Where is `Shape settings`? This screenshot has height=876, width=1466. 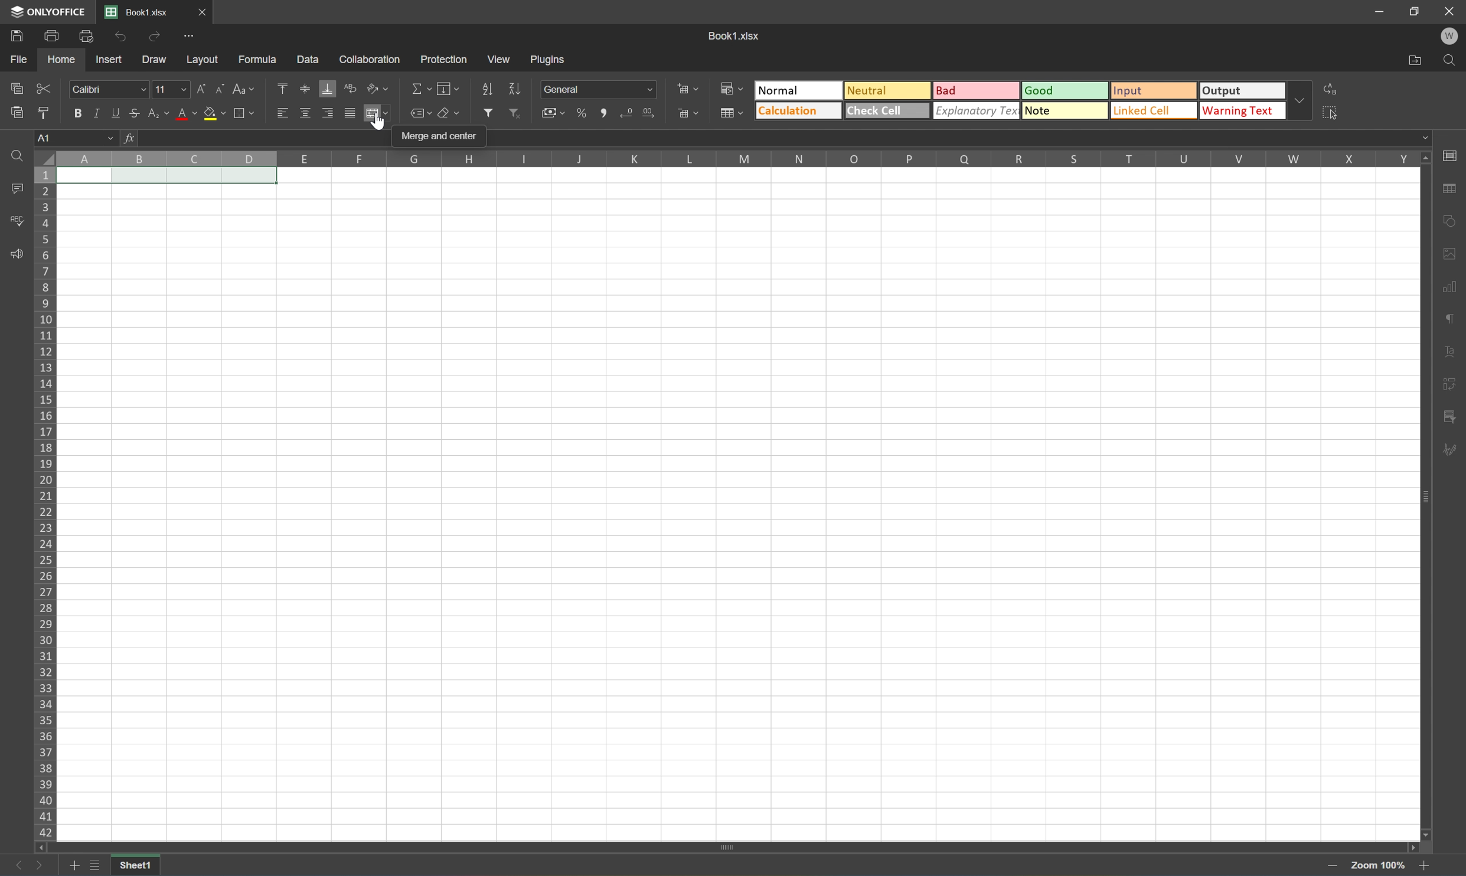
Shape settings is located at coordinates (1448, 253).